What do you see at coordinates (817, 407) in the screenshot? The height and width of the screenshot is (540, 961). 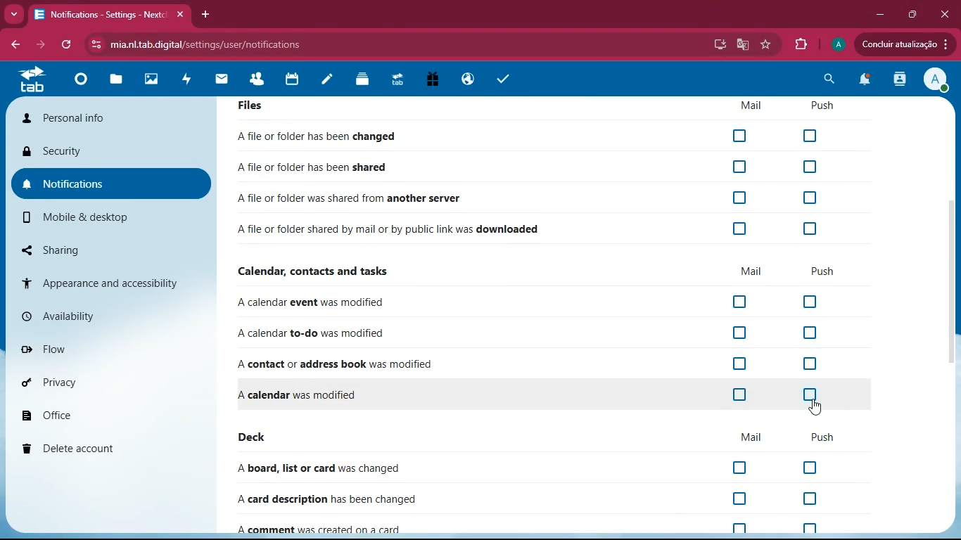 I see `cursor` at bounding box center [817, 407].